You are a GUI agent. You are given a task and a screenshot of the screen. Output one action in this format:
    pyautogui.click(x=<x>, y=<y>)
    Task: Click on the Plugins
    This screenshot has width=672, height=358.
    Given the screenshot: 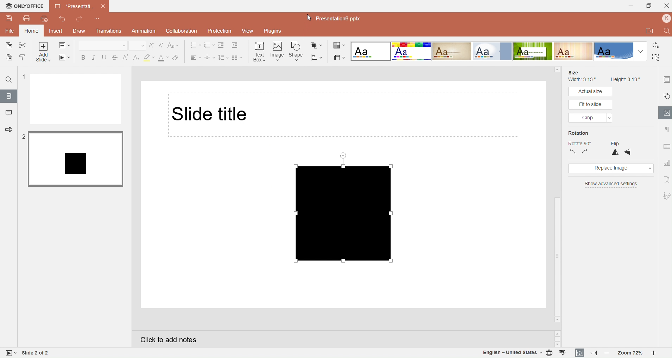 What is the action you would take?
    pyautogui.click(x=272, y=31)
    